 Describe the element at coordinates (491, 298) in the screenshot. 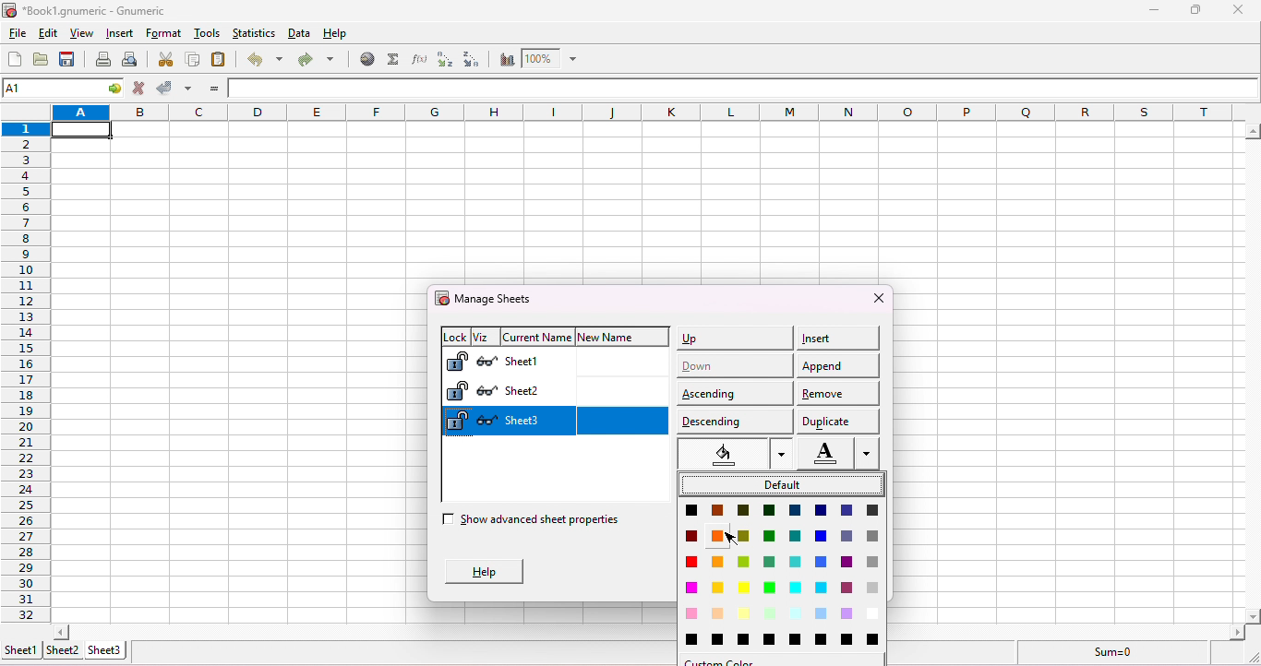

I see `manage sheets` at that location.